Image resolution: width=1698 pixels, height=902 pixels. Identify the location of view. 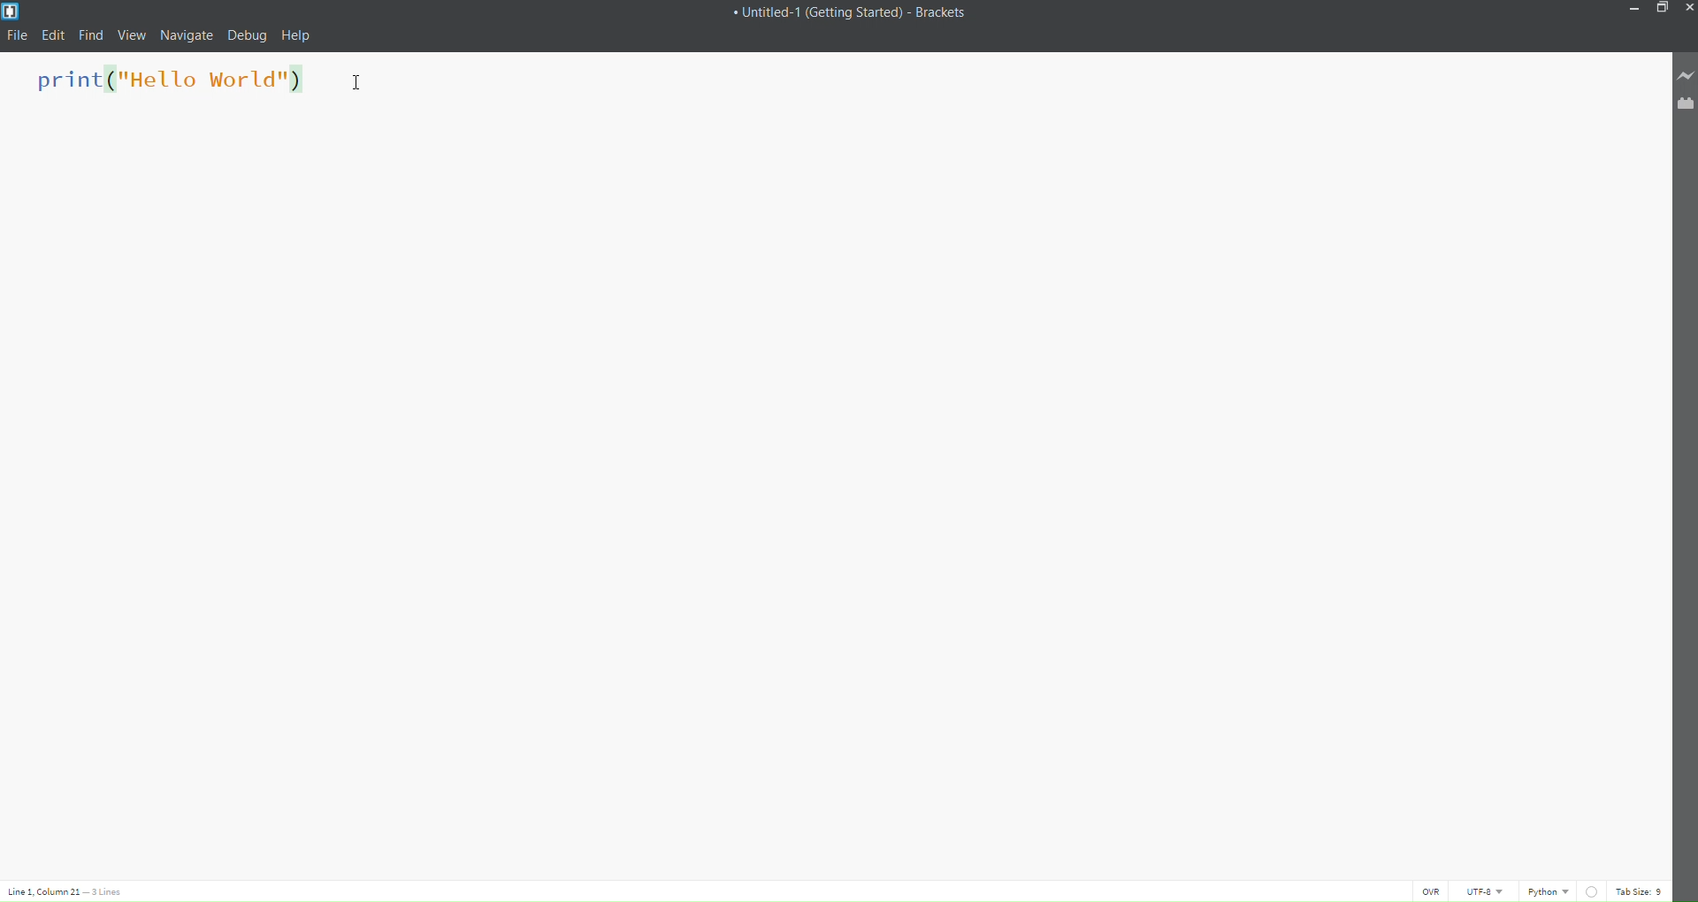
(129, 34).